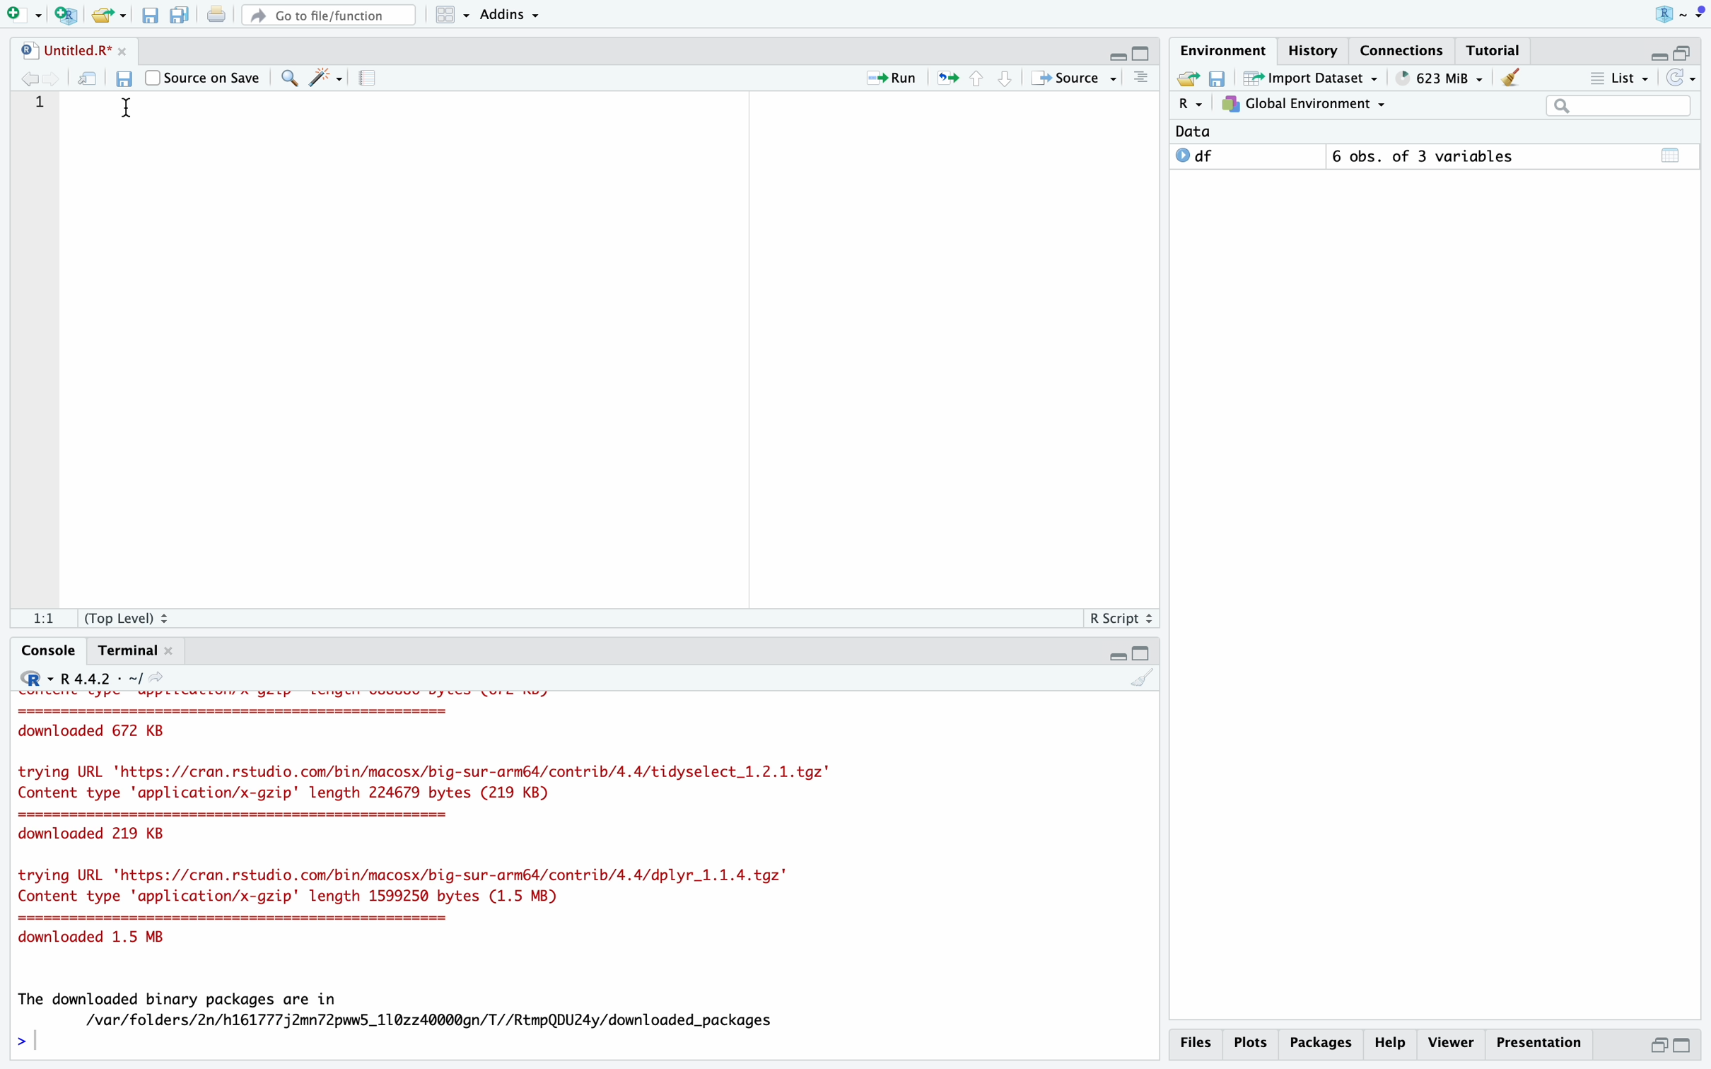 The height and width of the screenshot is (1069, 1711). I want to click on Terminal, so click(136, 651).